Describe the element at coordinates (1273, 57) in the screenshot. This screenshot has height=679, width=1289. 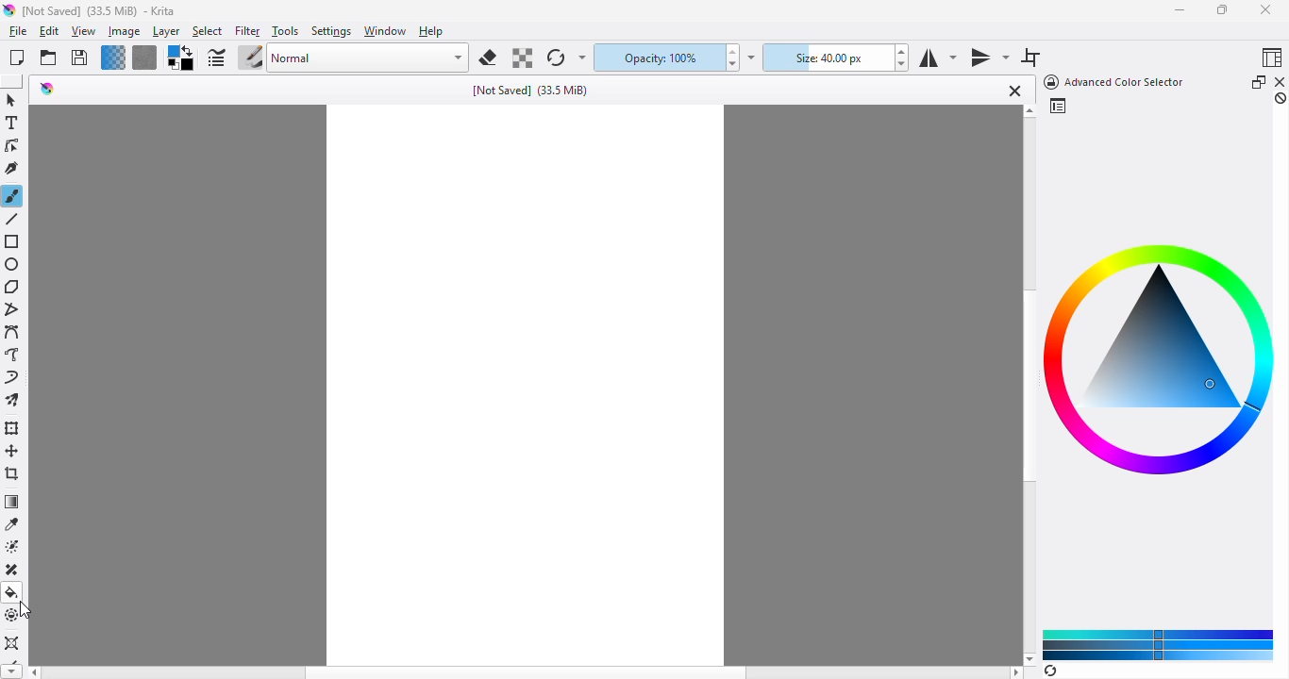
I see `choose workspace` at that location.